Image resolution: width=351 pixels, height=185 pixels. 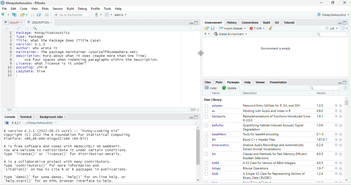 I want to click on help, so click(x=336, y=139).